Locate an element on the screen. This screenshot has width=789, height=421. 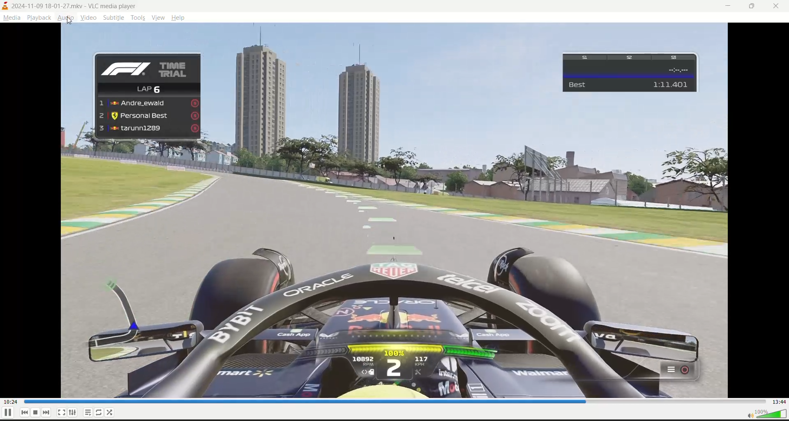
preview is located at coordinates (715, 74).